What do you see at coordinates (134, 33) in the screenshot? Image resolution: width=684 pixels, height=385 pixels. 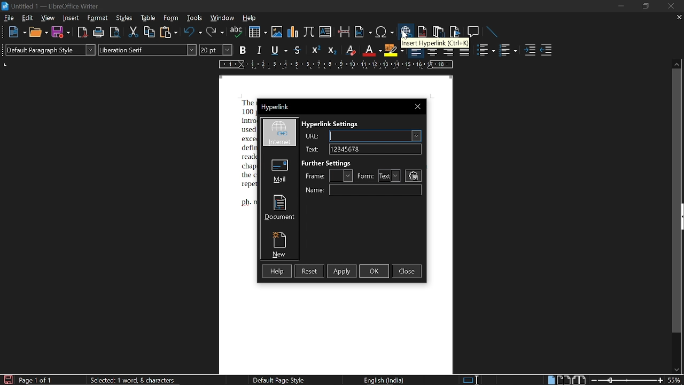 I see `cut` at bounding box center [134, 33].